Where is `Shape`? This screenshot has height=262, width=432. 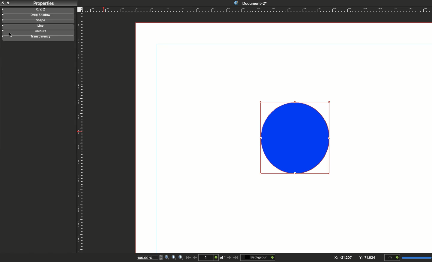 Shape is located at coordinates (37, 21).